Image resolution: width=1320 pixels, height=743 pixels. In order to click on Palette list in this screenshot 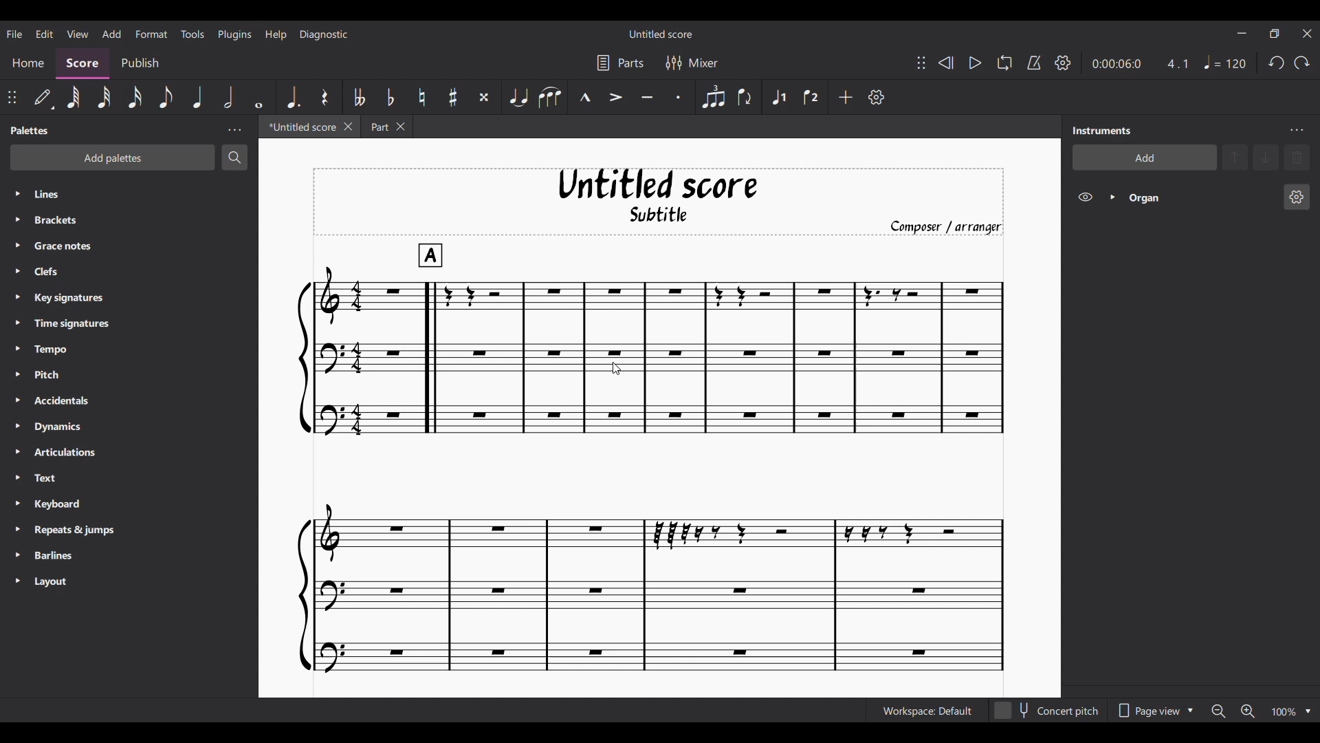, I will do `click(143, 387)`.